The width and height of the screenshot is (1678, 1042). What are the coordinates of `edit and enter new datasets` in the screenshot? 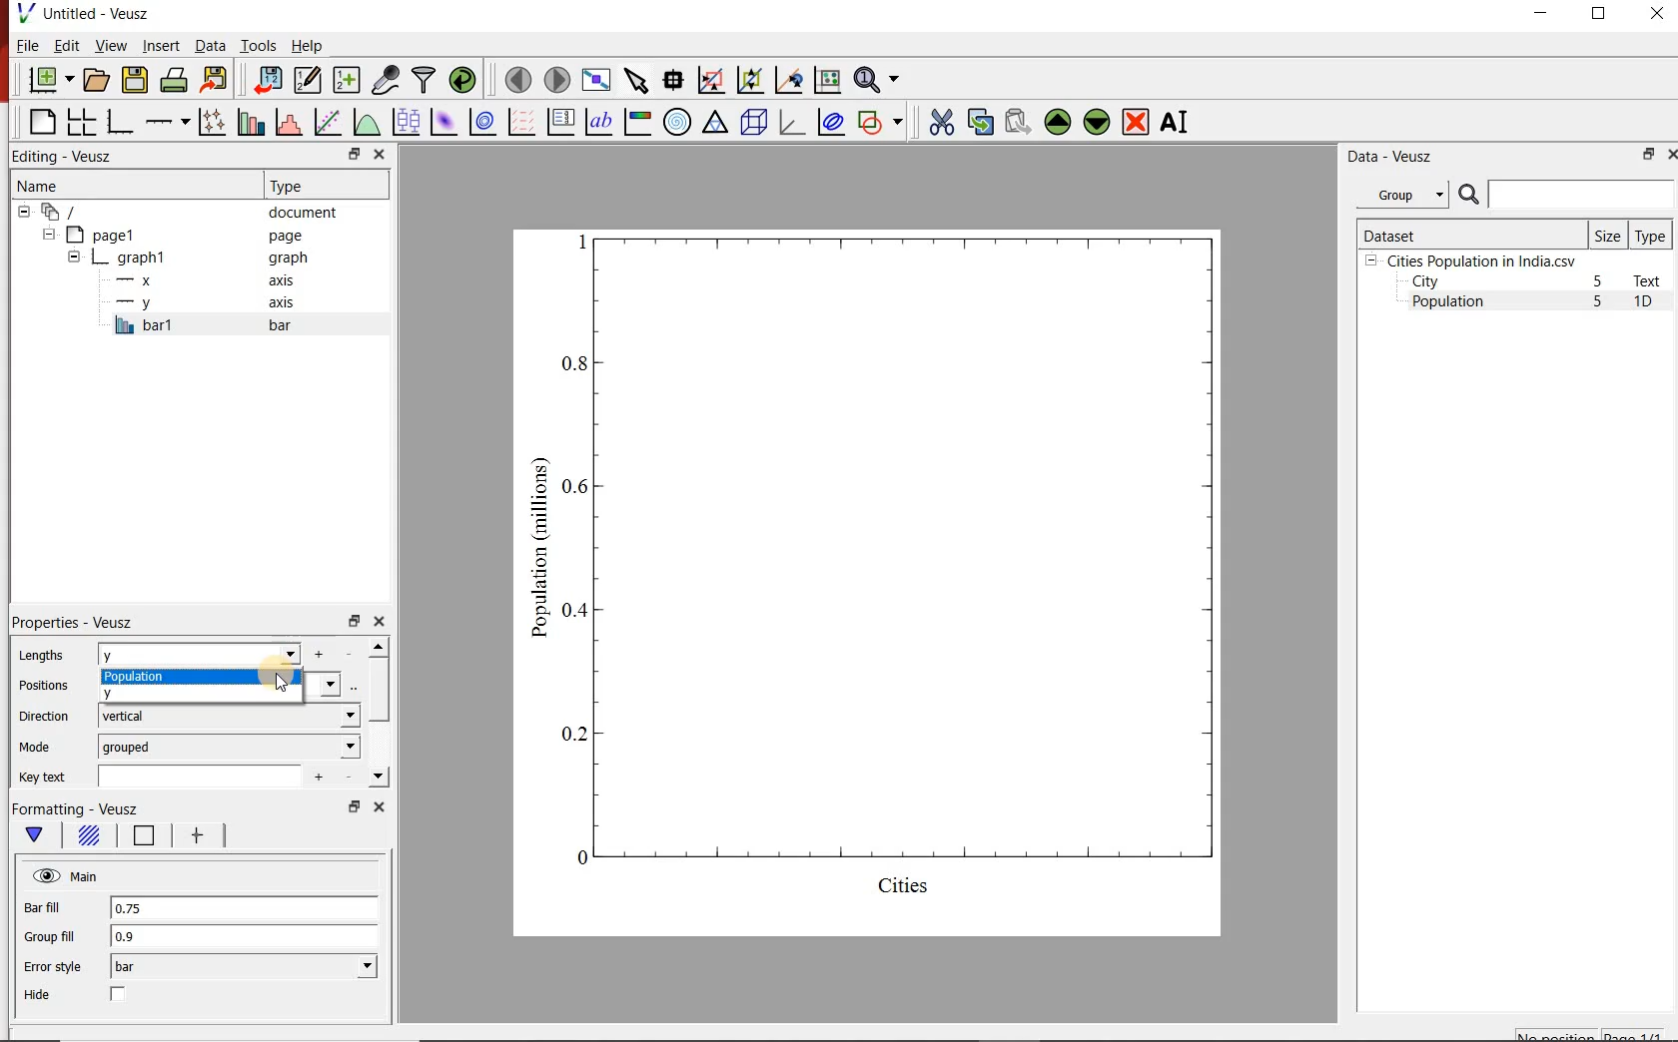 It's located at (306, 80).